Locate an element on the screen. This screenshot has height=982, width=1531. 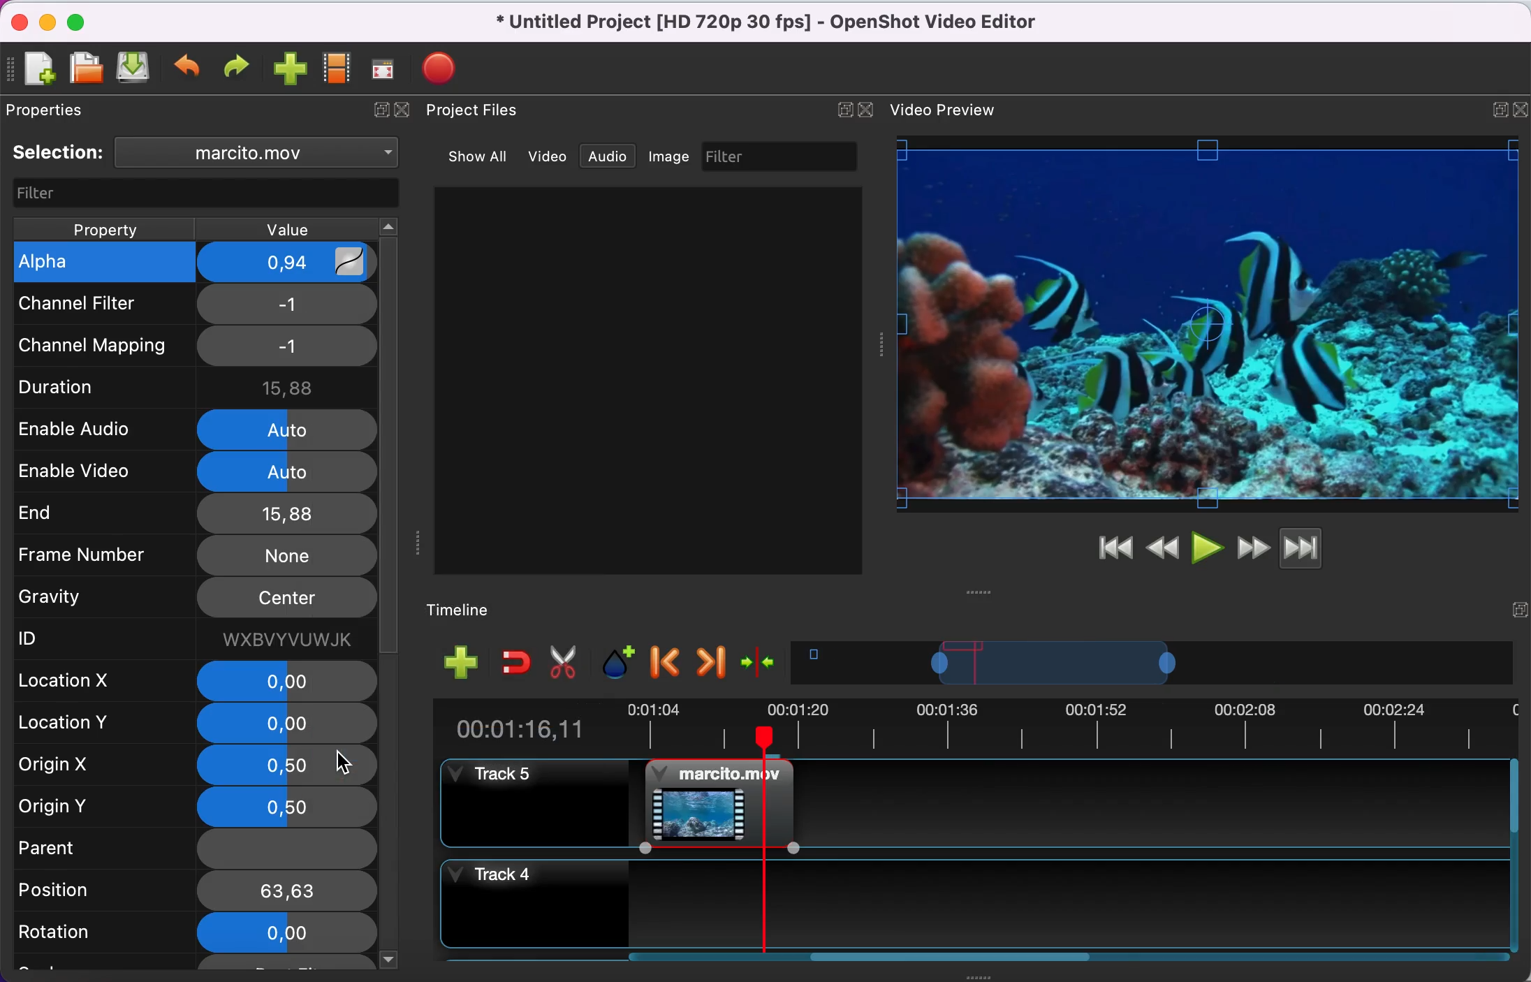
undo is located at coordinates (189, 69).